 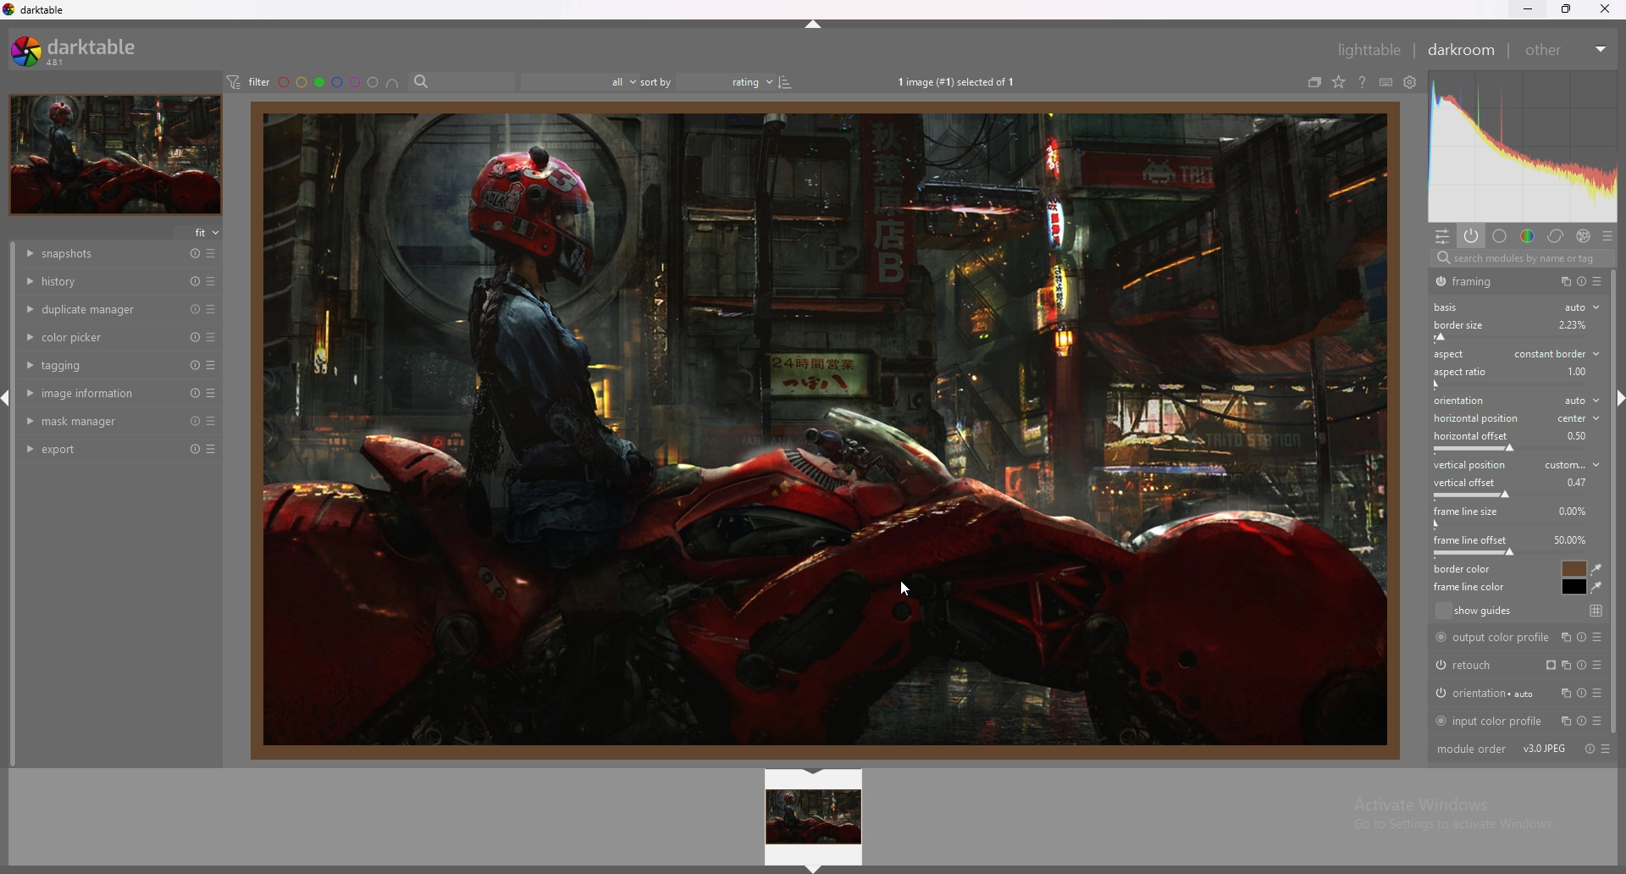 I want to click on presets, so click(x=213, y=253).